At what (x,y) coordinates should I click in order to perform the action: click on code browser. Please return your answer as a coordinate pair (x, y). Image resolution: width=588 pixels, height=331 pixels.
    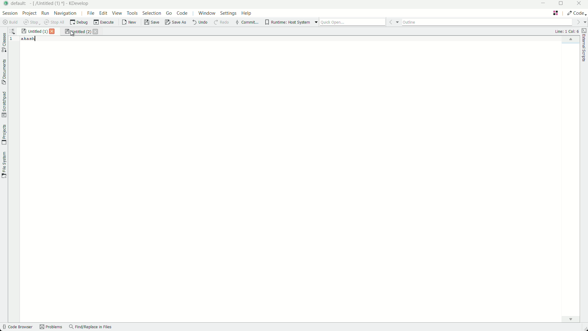
    Looking at the image, I should click on (18, 327).